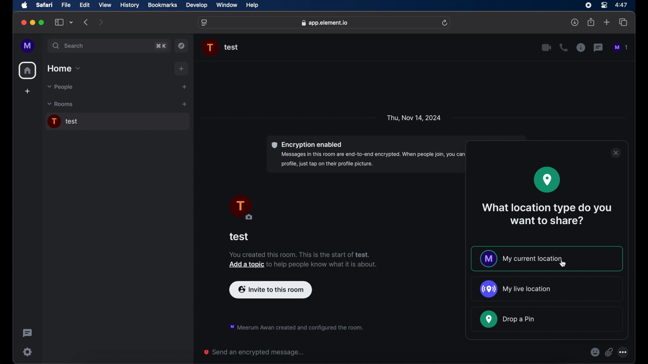 This screenshot has height=364, width=648. Describe the element at coordinates (624, 23) in the screenshot. I see `show tab overview` at that location.